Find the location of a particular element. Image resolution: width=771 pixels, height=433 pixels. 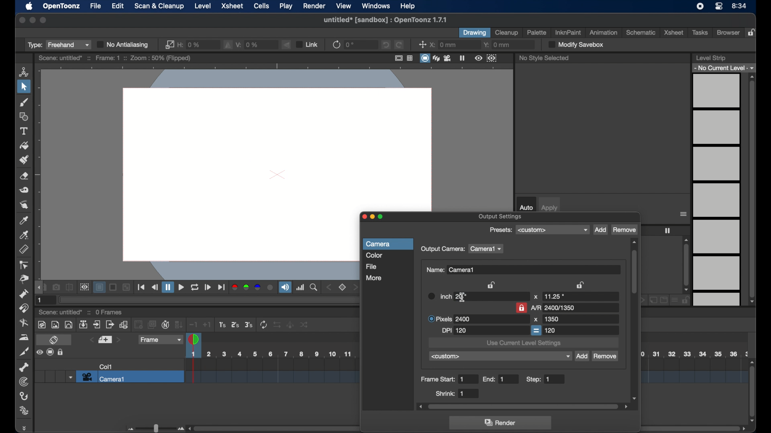

120 is located at coordinates (551, 330).